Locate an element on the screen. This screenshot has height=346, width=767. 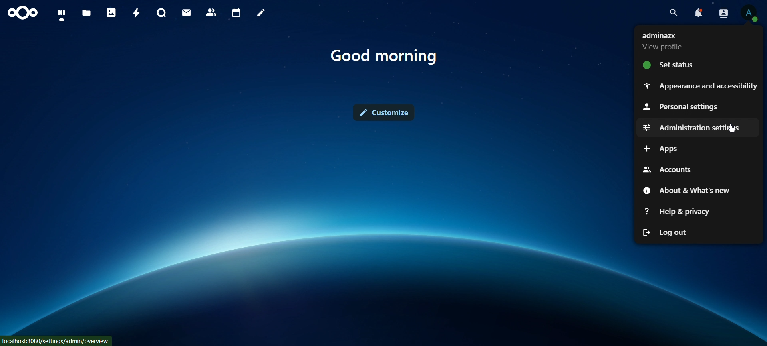
talk is located at coordinates (162, 13).